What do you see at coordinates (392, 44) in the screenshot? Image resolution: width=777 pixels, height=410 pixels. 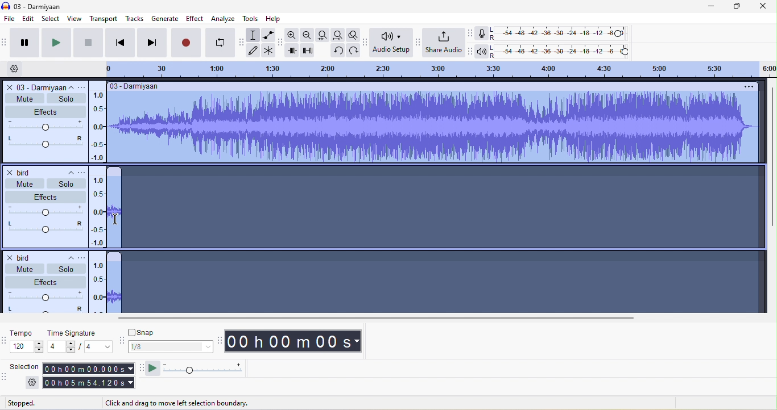 I see `audio setup` at bounding box center [392, 44].